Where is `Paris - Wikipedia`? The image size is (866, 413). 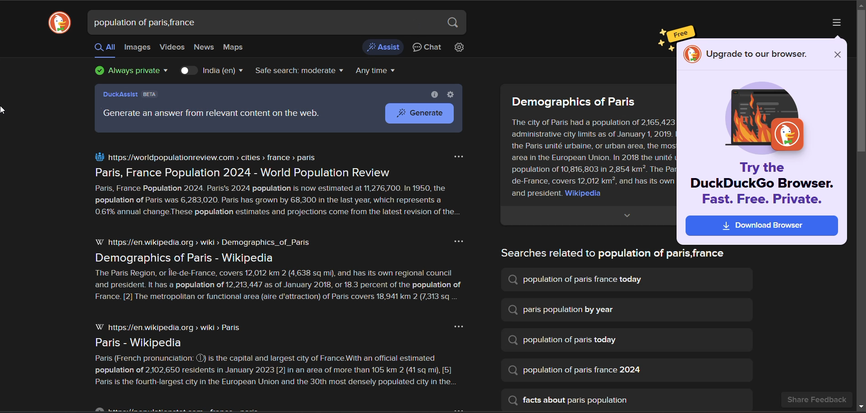 Paris - Wikipedia is located at coordinates (134, 343).